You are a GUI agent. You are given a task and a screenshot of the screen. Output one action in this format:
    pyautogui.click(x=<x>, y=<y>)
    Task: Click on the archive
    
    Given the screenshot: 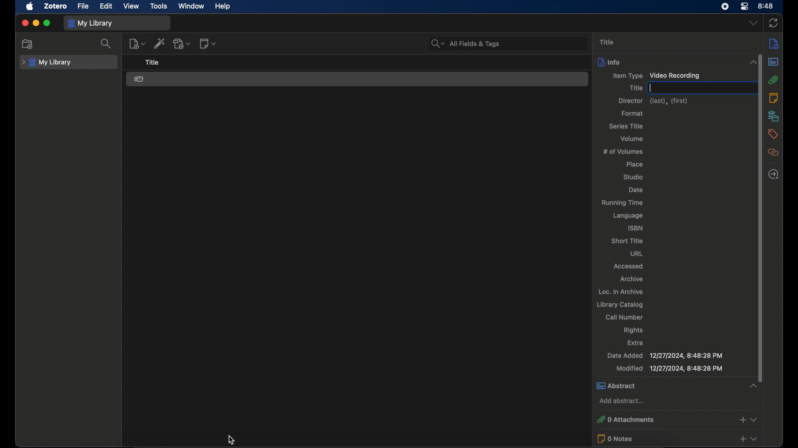 What is the action you would take?
    pyautogui.click(x=632, y=279)
    